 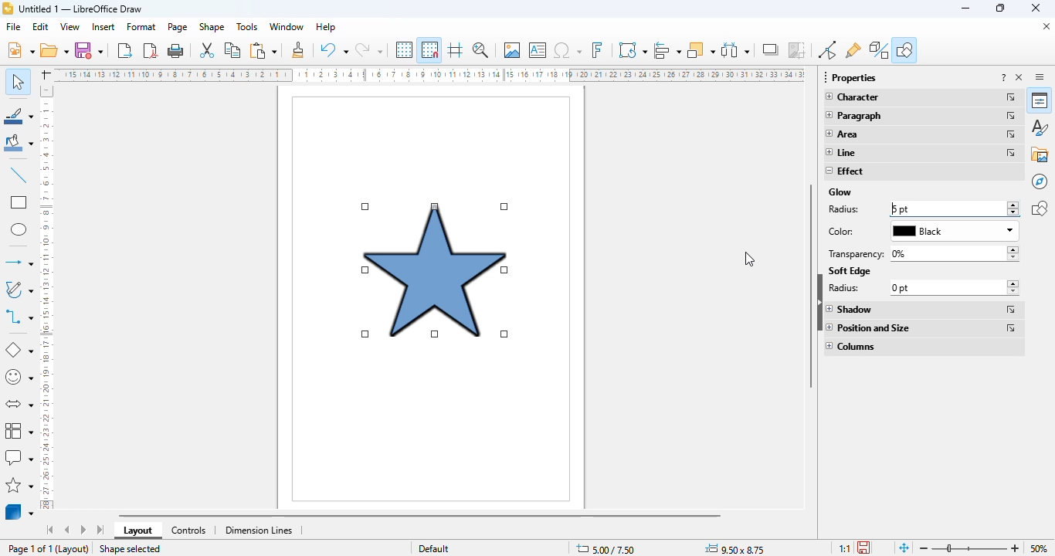 I want to click on 0%, so click(x=958, y=254).